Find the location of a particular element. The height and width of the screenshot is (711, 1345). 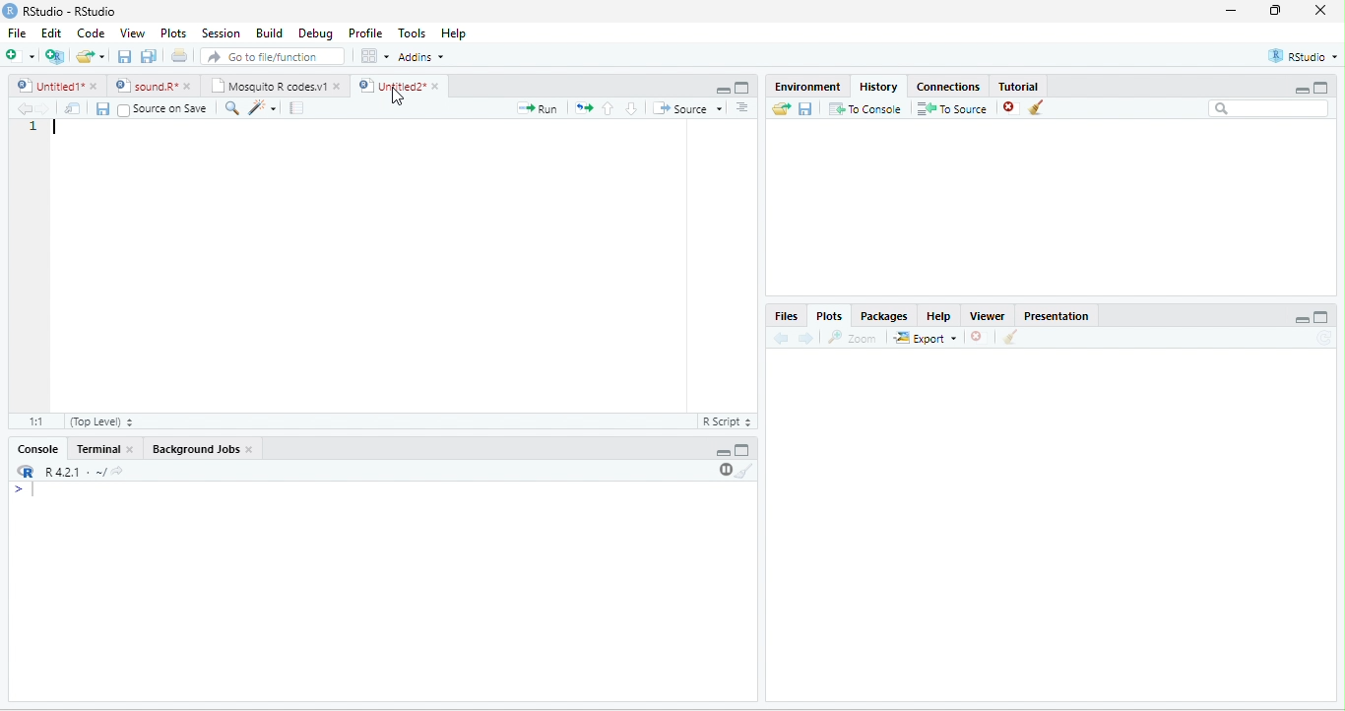

search is located at coordinates (230, 108).